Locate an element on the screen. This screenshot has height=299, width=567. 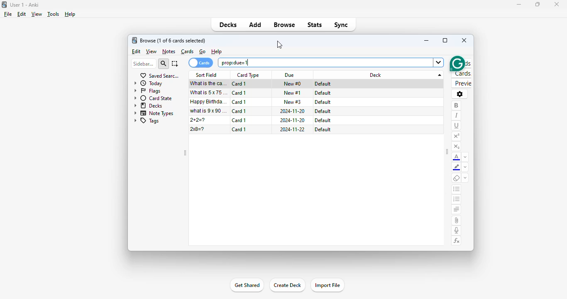
italic is located at coordinates (457, 116).